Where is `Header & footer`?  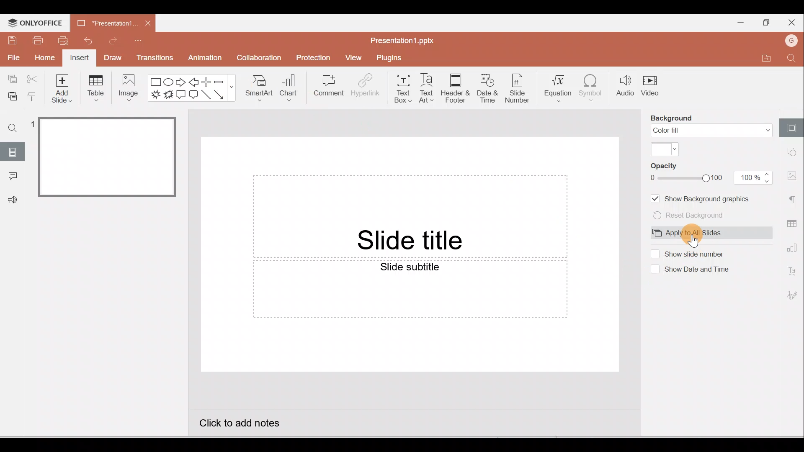 Header & footer is located at coordinates (455, 89).